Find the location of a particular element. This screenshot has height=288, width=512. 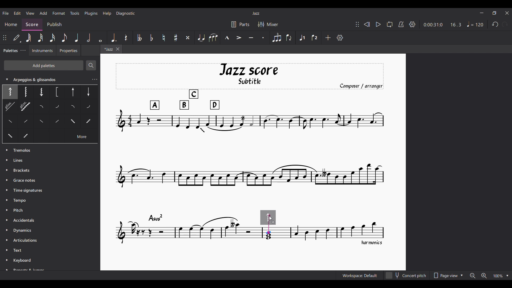

Dynamics is located at coordinates (23, 231).